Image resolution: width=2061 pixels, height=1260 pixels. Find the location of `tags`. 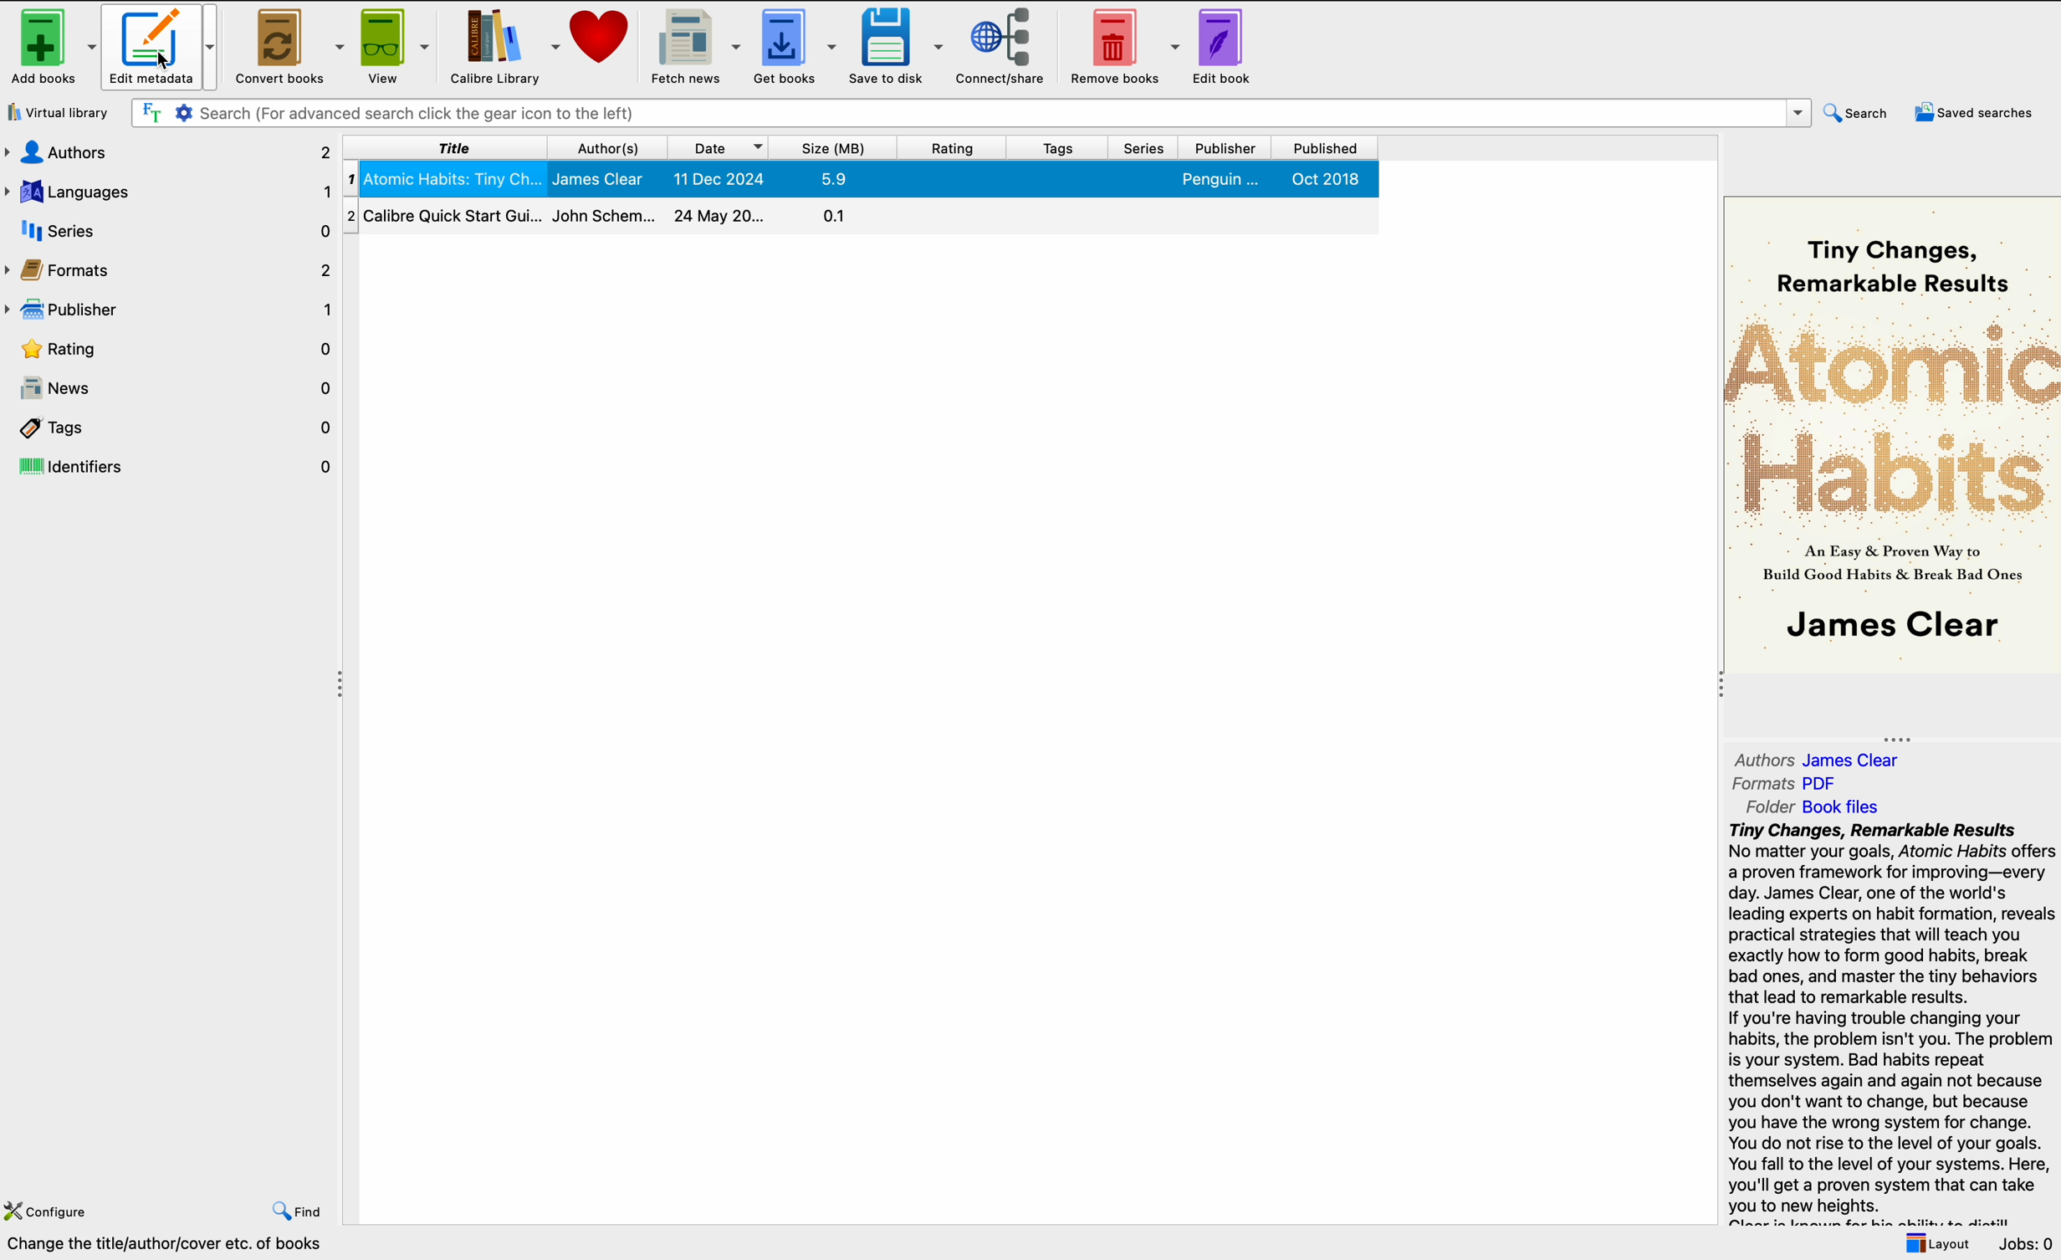

tags is located at coordinates (170, 428).